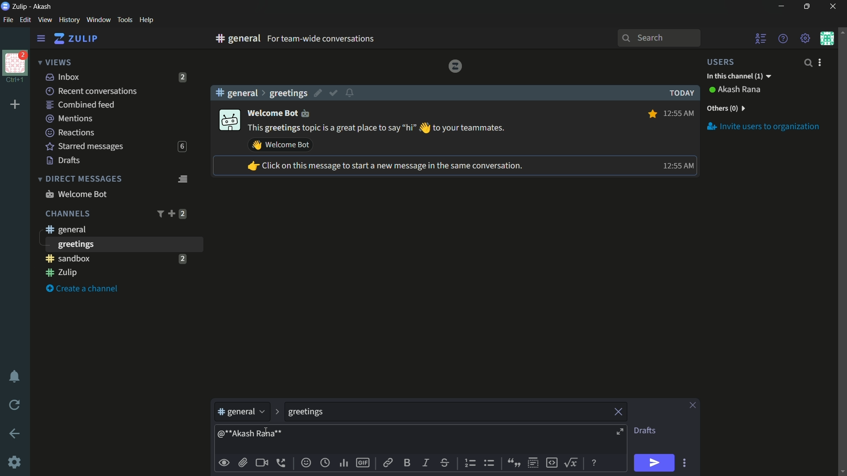 Image resolution: width=847 pixels, height=476 pixels. What do you see at coordinates (362, 463) in the screenshot?
I see `add gif` at bounding box center [362, 463].